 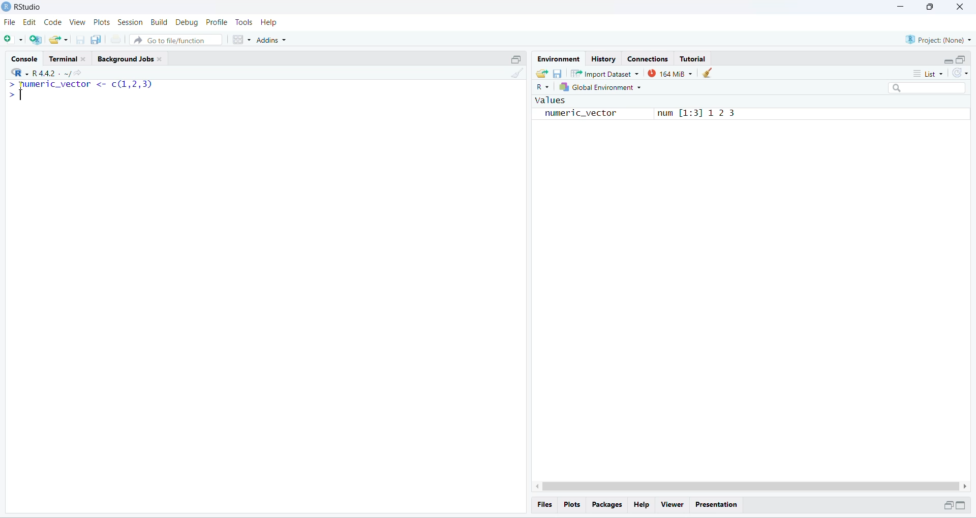 I want to click on workspace panes, so click(x=241, y=40).